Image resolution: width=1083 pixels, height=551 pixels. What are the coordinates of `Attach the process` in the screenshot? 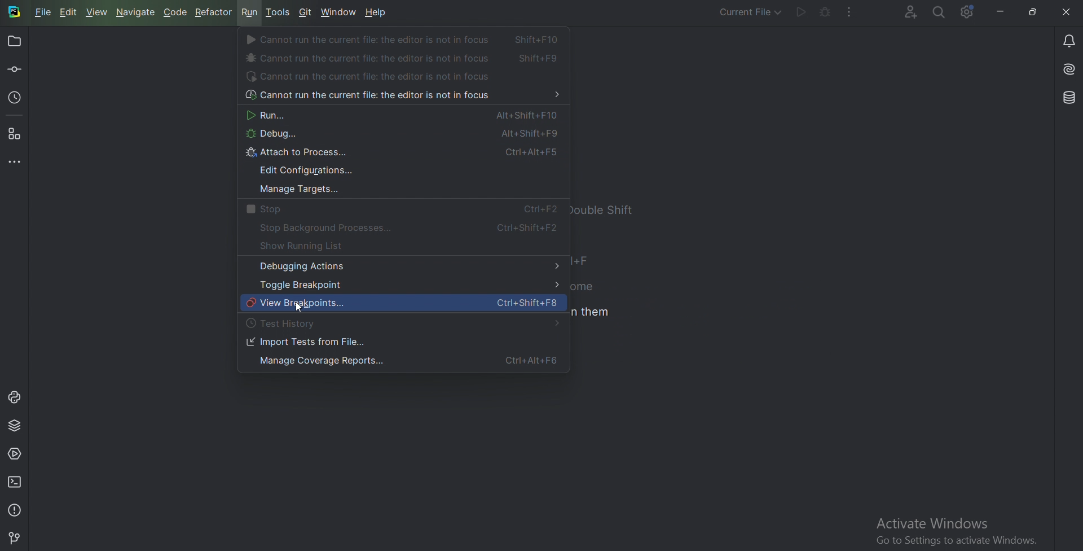 It's located at (403, 154).